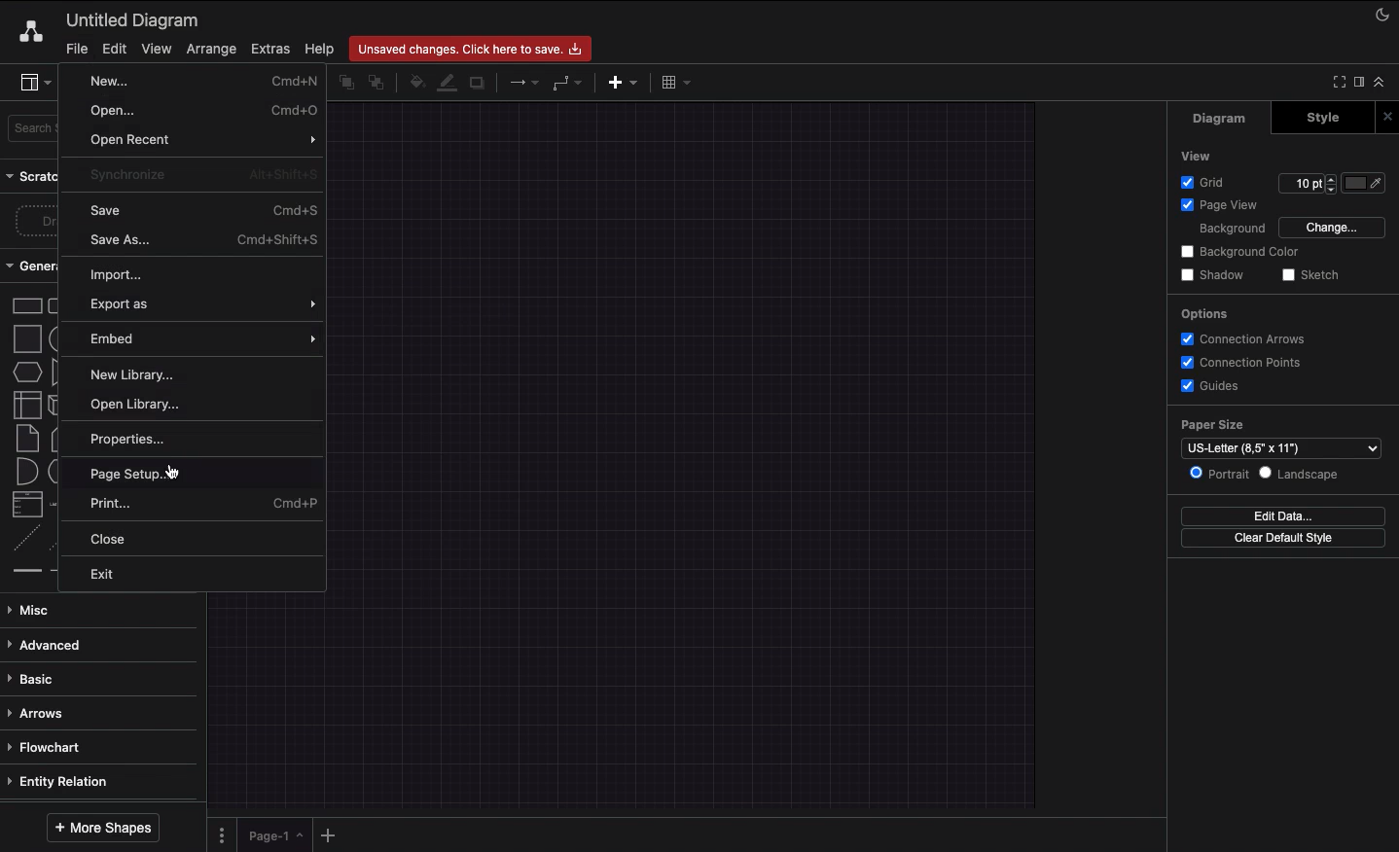 Image resolution: width=1399 pixels, height=852 pixels. What do you see at coordinates (1242, 362) in the screenshot?
I see `Connection points` at bounding box center [1242, 362].